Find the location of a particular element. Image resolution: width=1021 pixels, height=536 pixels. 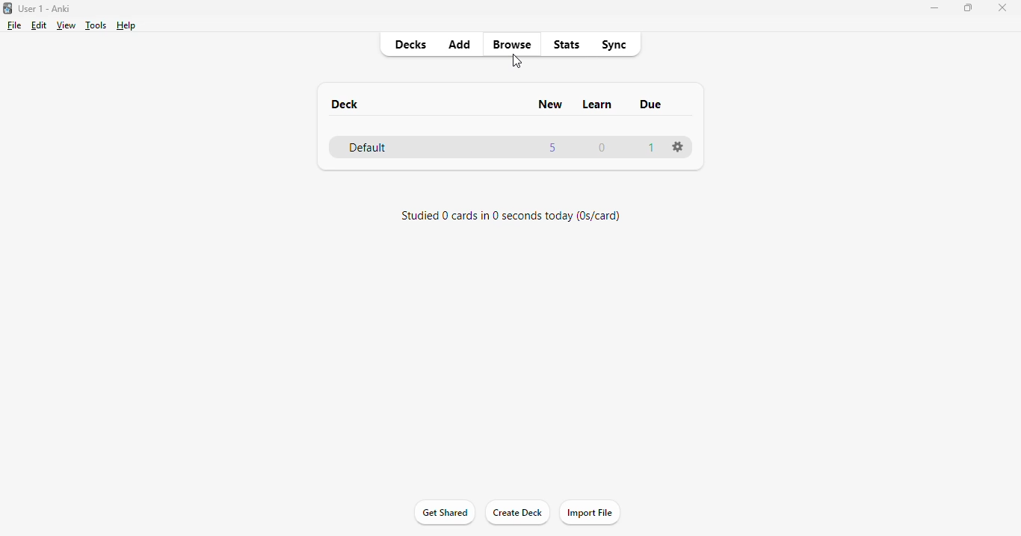

User 1 - Anki is located at coordinates (44, 8).